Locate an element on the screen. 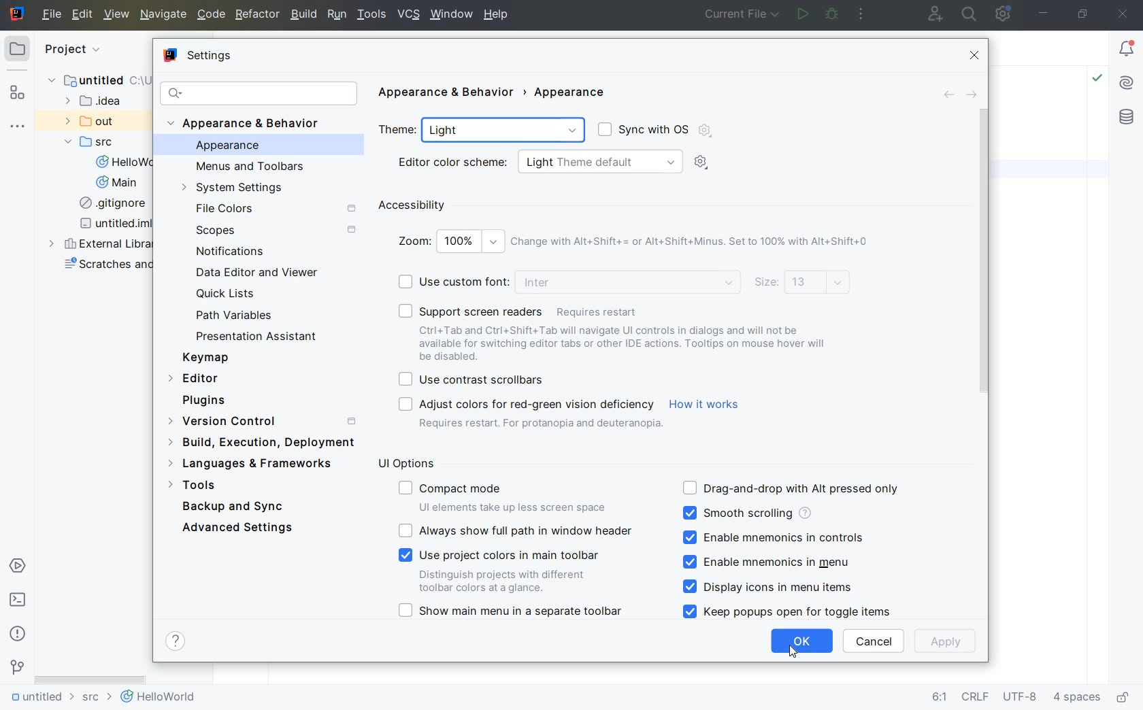 This screenshot has width=1143, height=710. PLUGINS is located at coordinates (214, 401).